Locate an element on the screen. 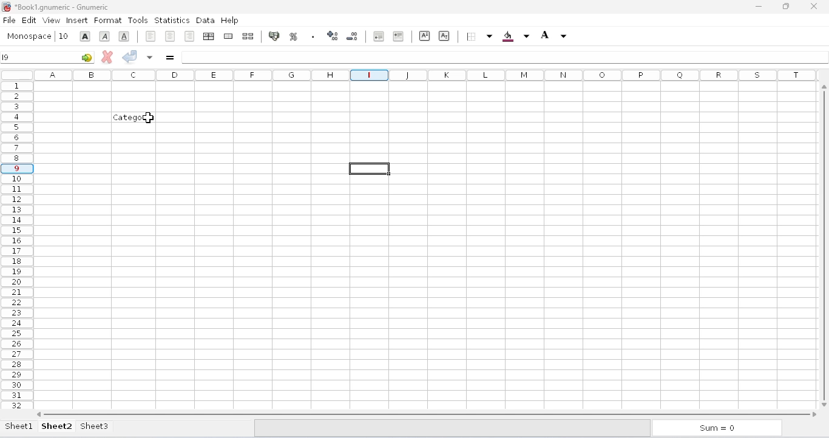 Image resolution: width=829 pixels, height=438 pixels. increase the number of decimals displayed is located at coordinates (333, 36).